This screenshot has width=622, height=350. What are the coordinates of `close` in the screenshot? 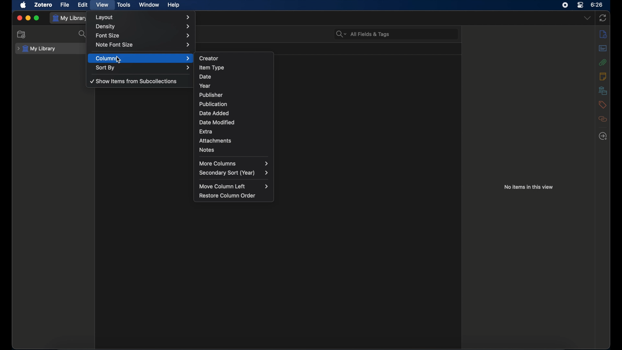 It's located at (20, 17).